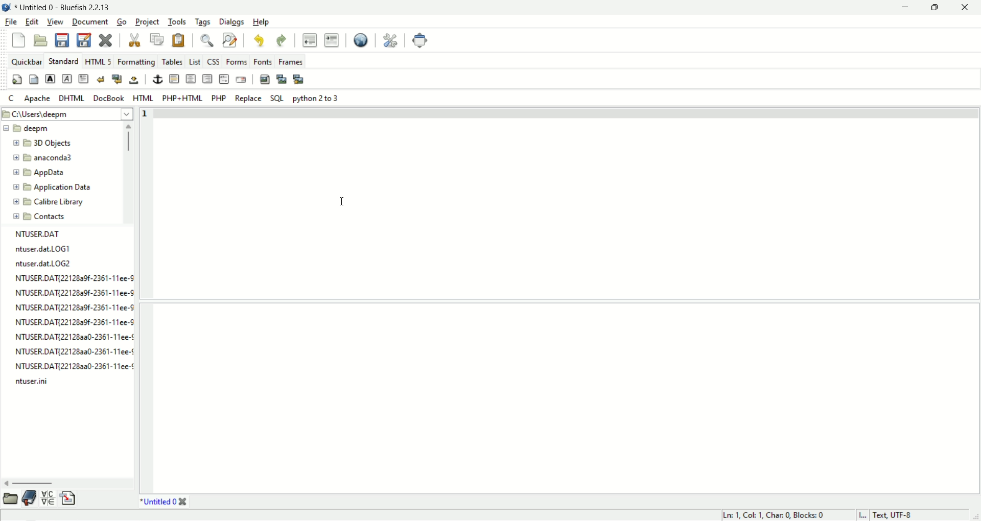  I want to click on Apache, so click(38, 99).